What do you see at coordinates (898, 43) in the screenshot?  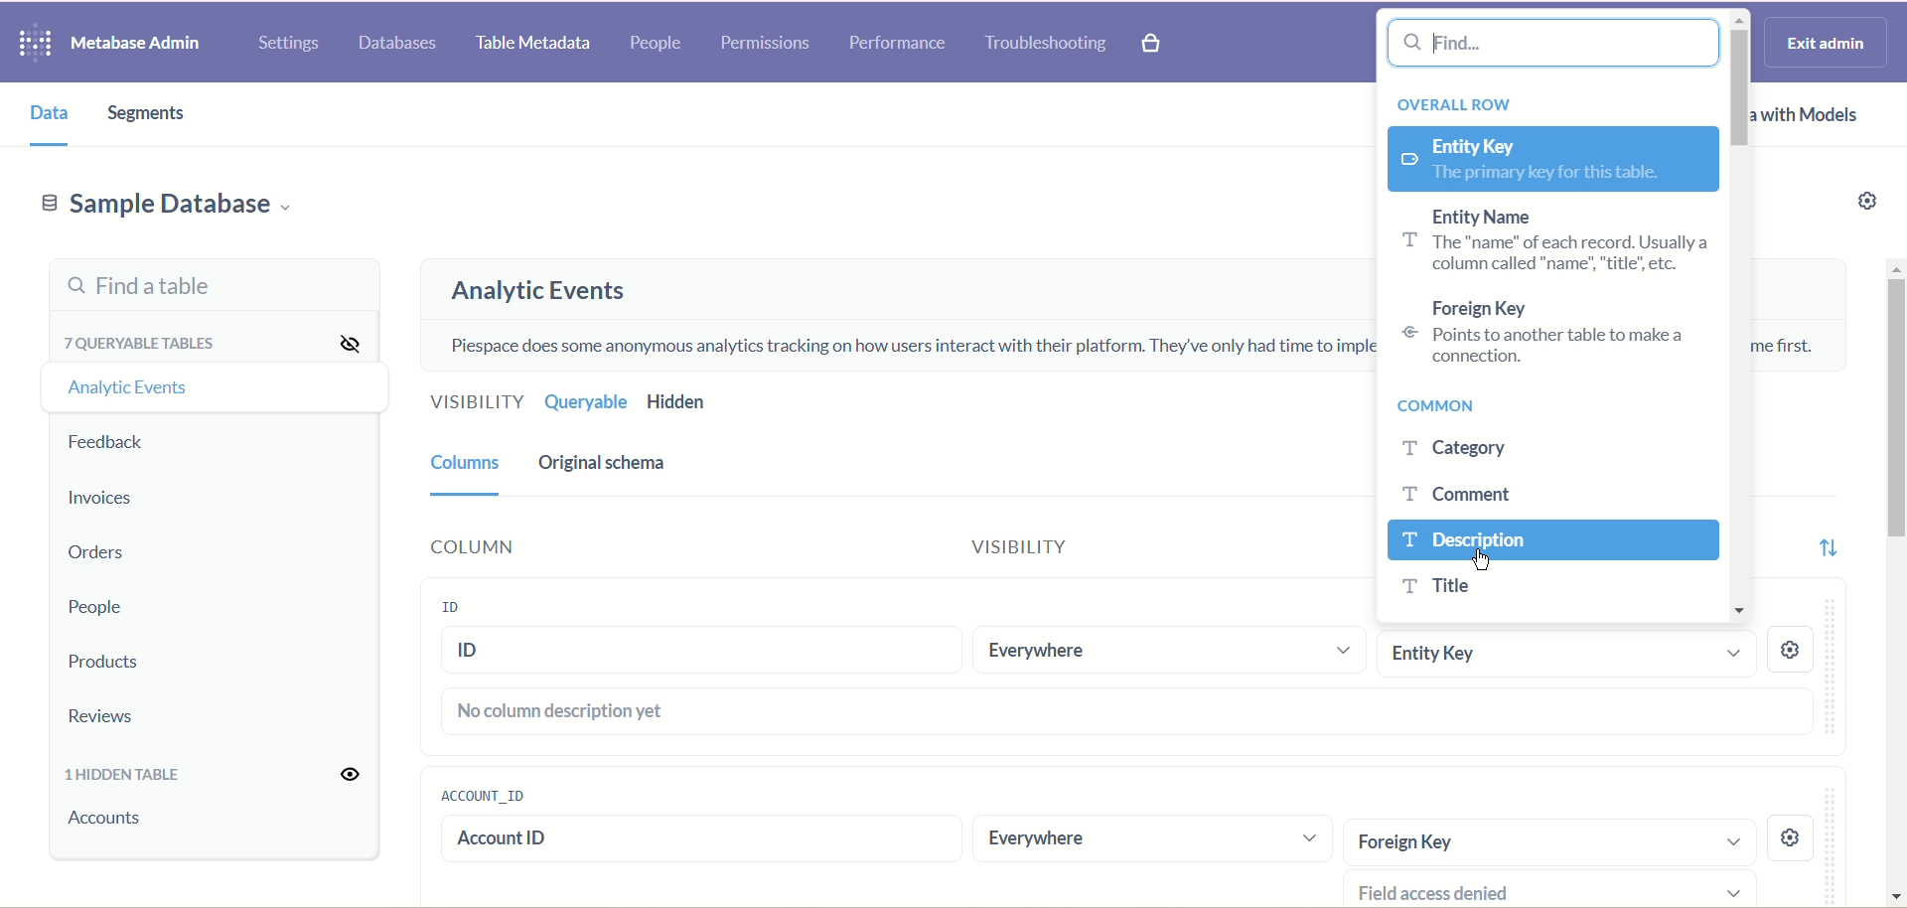 I see `performance` at bounding box center [898, 43].